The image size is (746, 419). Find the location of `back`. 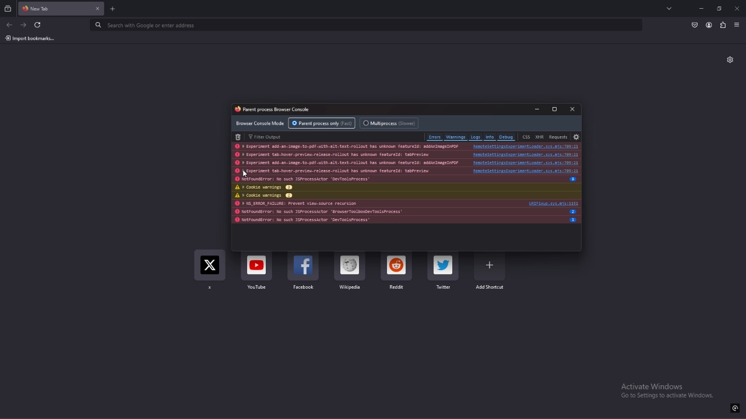

back is located at coordinates (10, 24).